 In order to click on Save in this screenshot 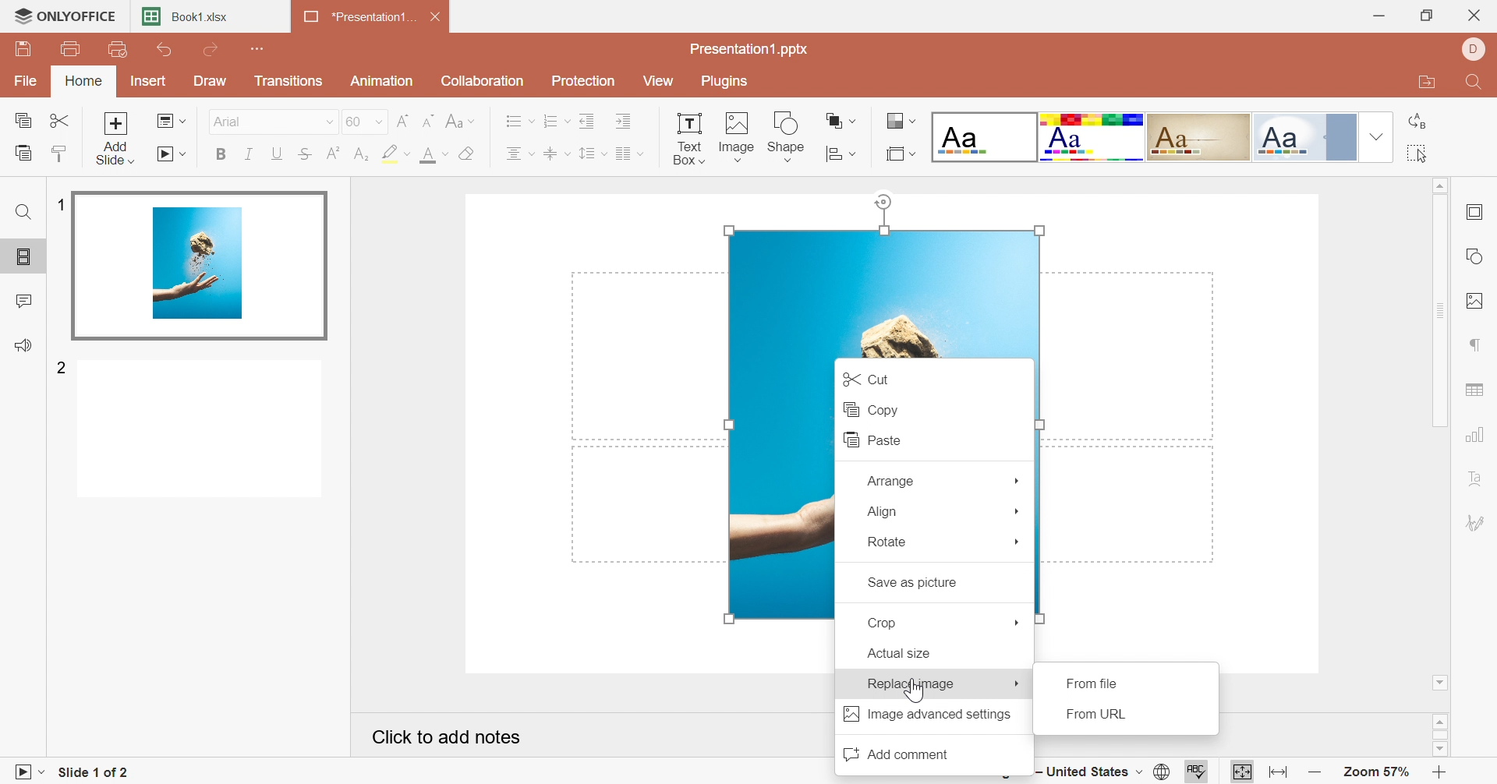, I will do `click(26, 51)`.